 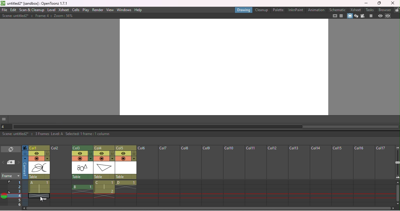 What do you see at coordinates (39, 177) in the screenshot?
I see `click to select the parent object` at bounding box center [39, 177].